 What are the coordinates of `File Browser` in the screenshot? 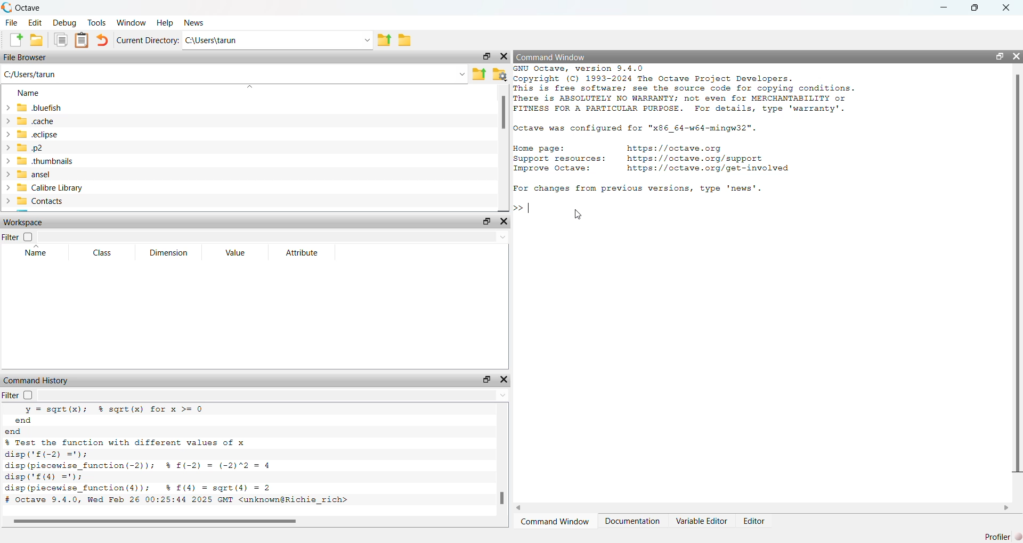 It's located at (28, 56).